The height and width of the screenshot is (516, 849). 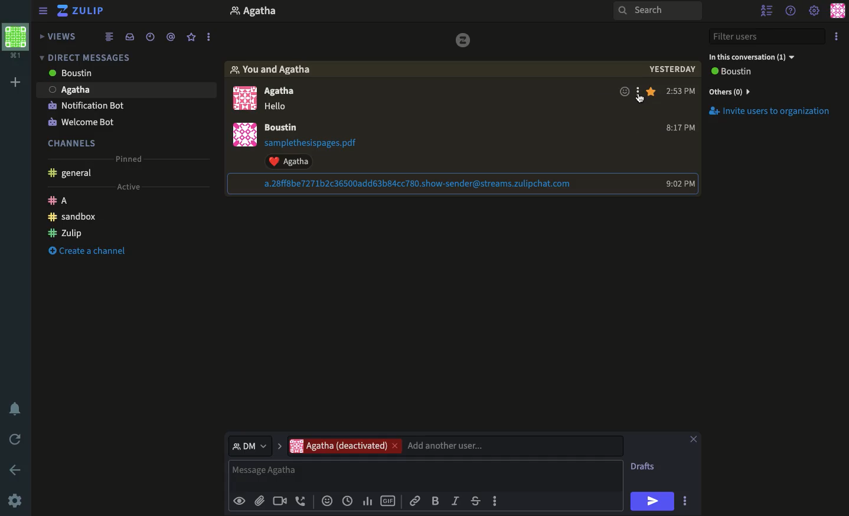 I want to click on Reaction, so click(x=326, y=502).